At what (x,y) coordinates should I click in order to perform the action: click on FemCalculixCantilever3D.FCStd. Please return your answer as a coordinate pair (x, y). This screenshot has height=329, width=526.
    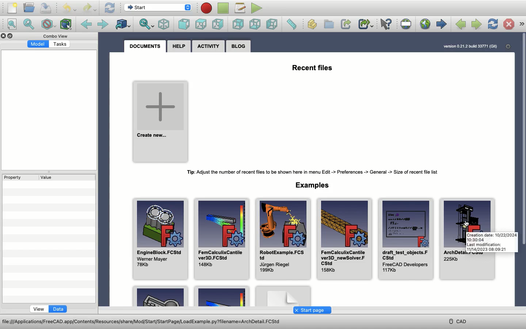
    Looking at the image, I should click on (223, 238).